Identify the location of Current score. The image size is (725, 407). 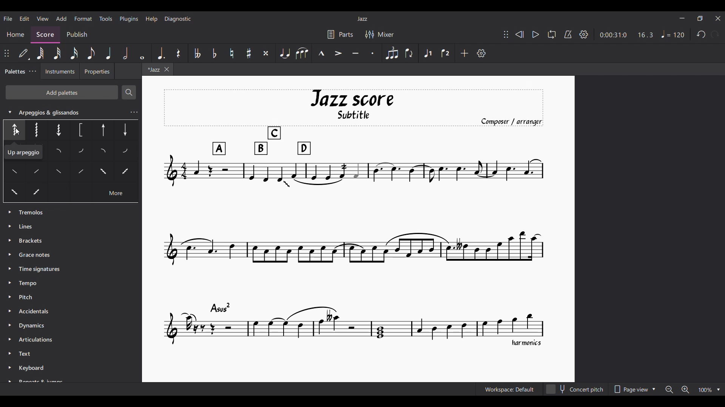
(355, 219).